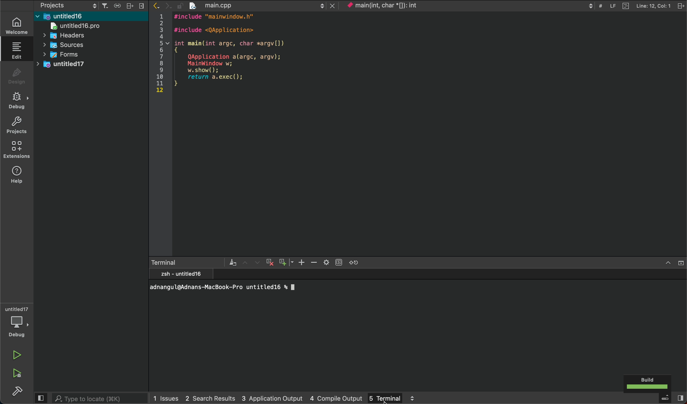  Describe the element at coordinates (251, 5) in the screenshot. I see `main.cpp` at that location.